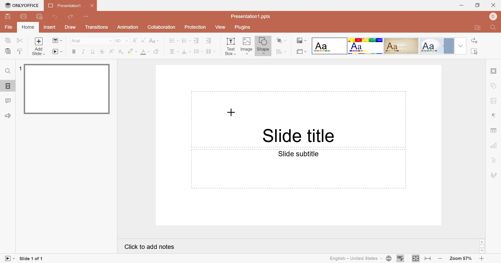  I want to click on Scroll down, so click(482, 252).